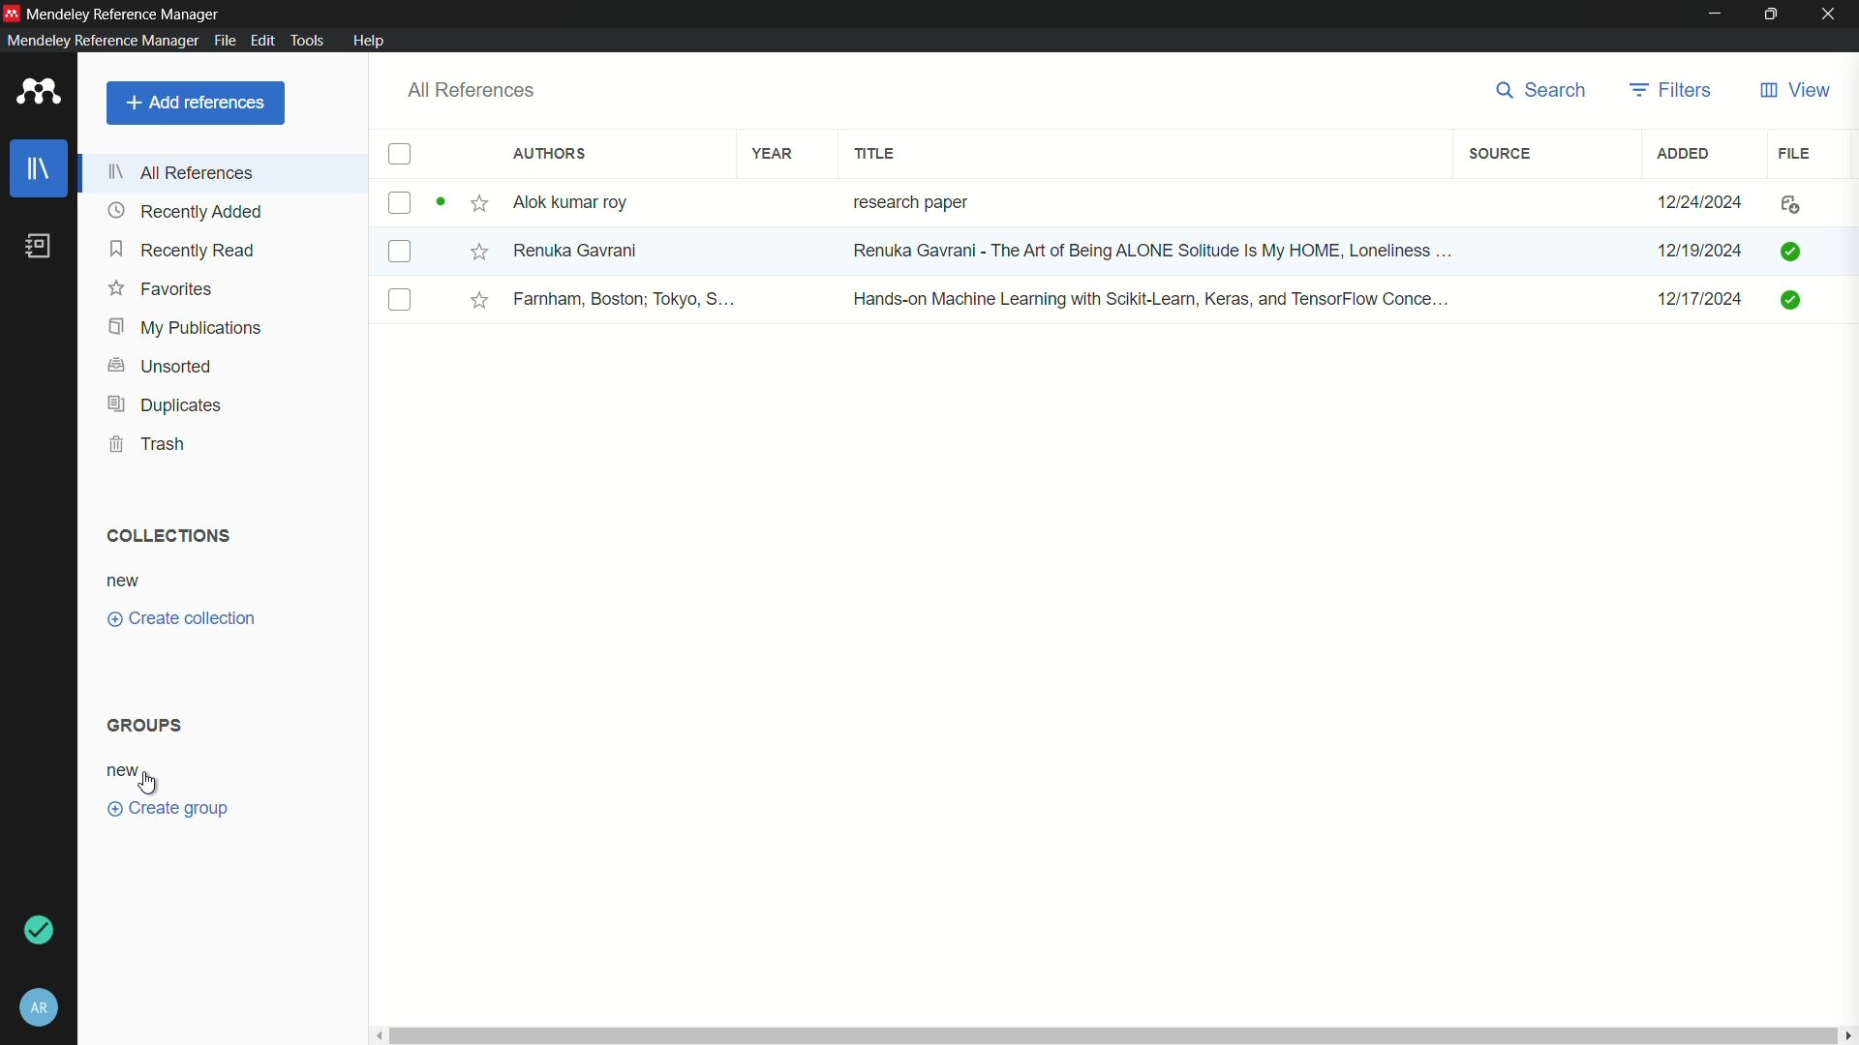 The image size is (1859, 1045). Describe the element at coordinates (1793, 91) in the screenshot. I see `view` at that location.